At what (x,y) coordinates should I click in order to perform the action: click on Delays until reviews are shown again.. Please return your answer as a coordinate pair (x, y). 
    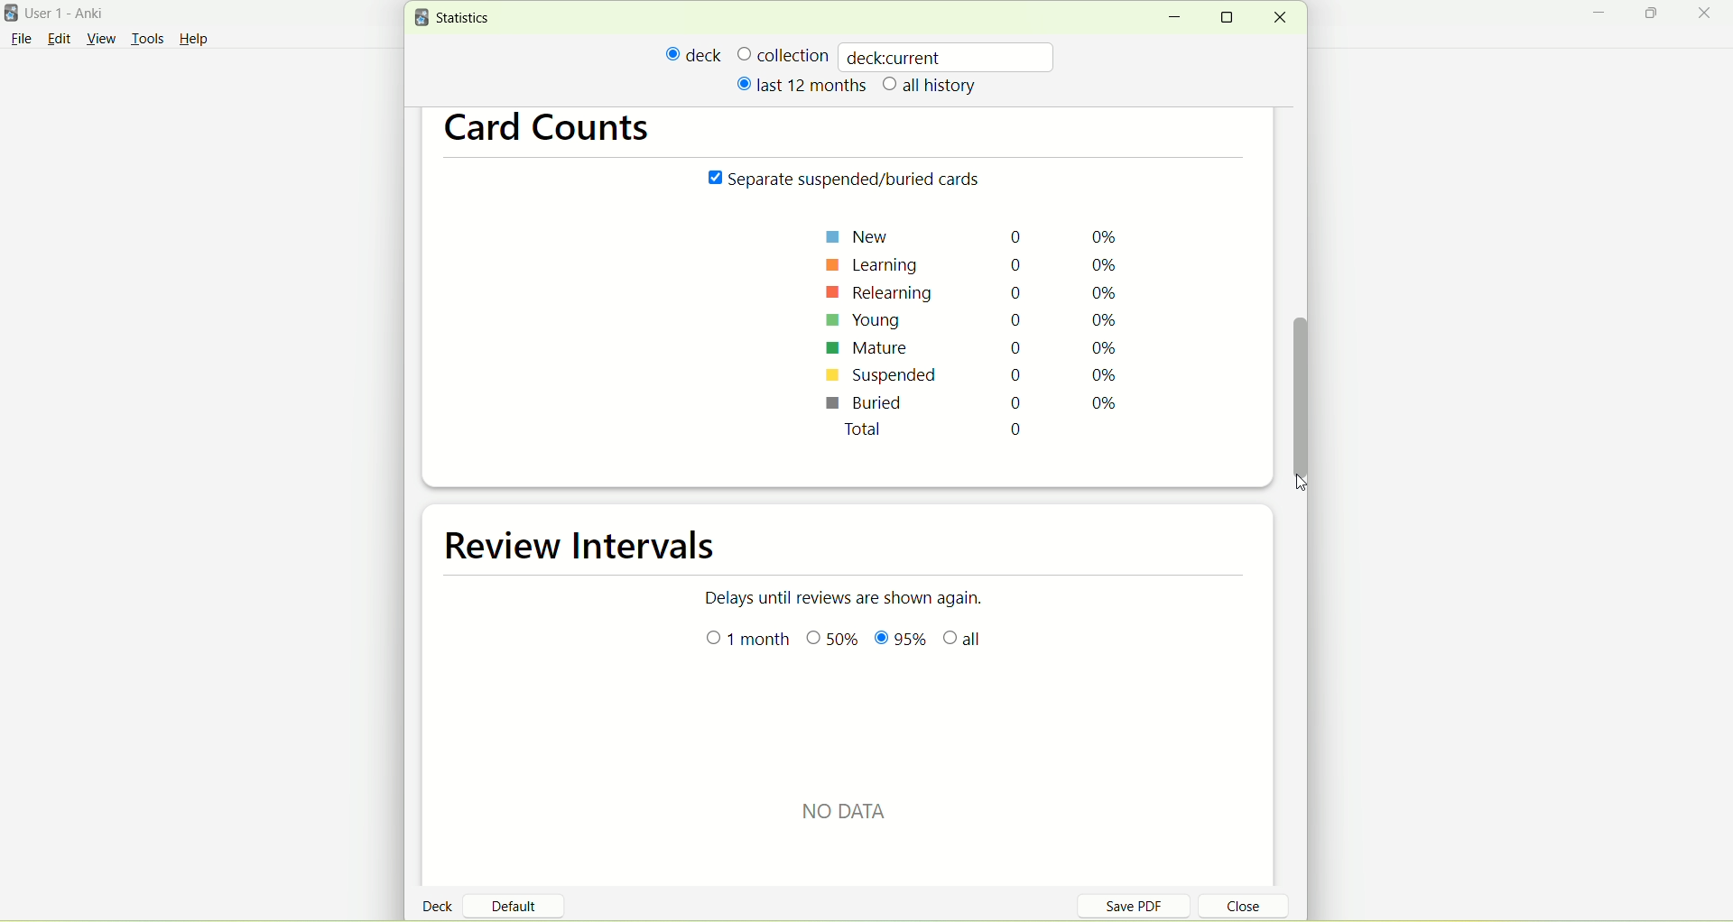
    Looking at the image, I should click on (855, 596).